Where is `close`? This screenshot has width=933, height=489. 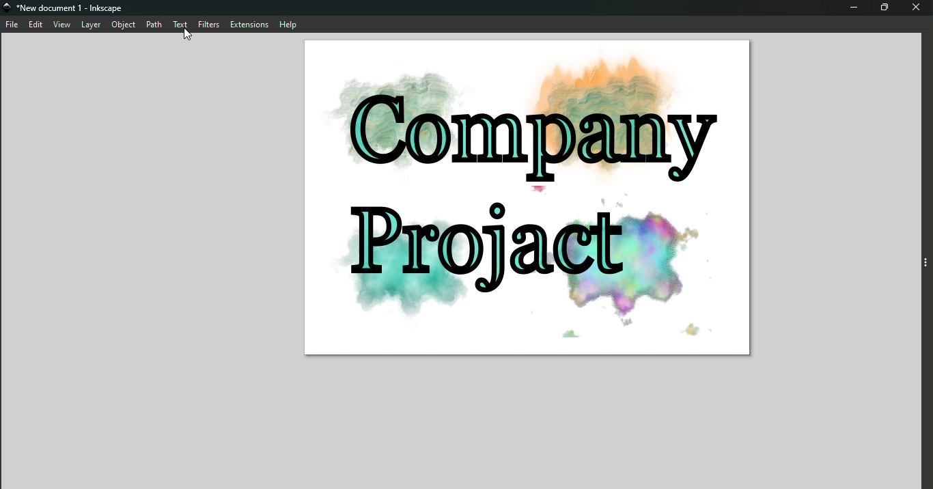
close is located at coordinates (919, 8).